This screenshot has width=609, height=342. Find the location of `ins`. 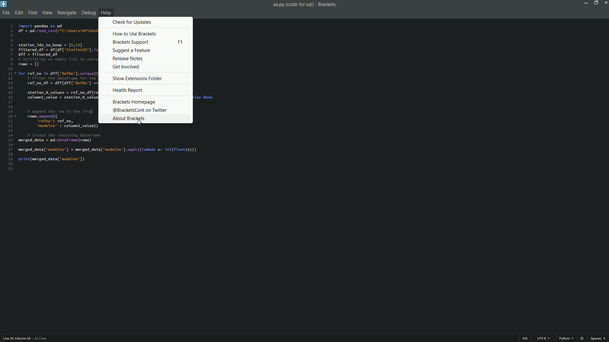

ins is located at coordinates (525, 339).